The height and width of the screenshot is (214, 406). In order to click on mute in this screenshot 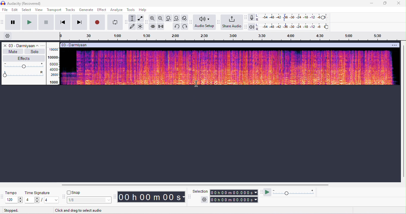, I will do `click(12, 51)`.